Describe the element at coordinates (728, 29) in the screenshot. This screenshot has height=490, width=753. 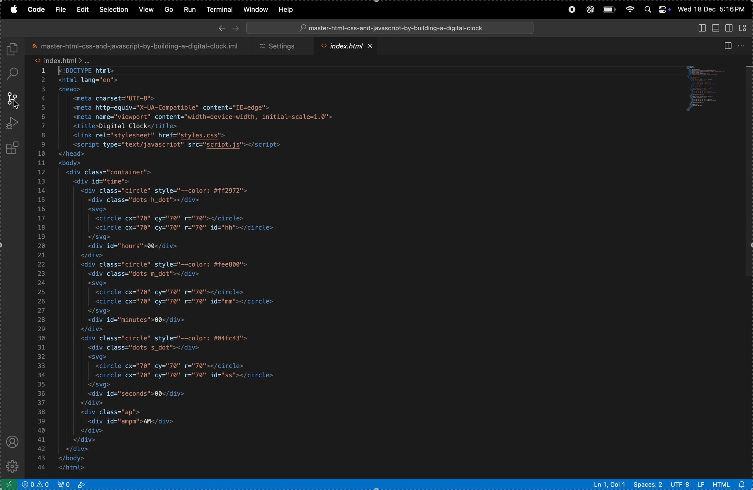
I see `secondary side bar` at that location.